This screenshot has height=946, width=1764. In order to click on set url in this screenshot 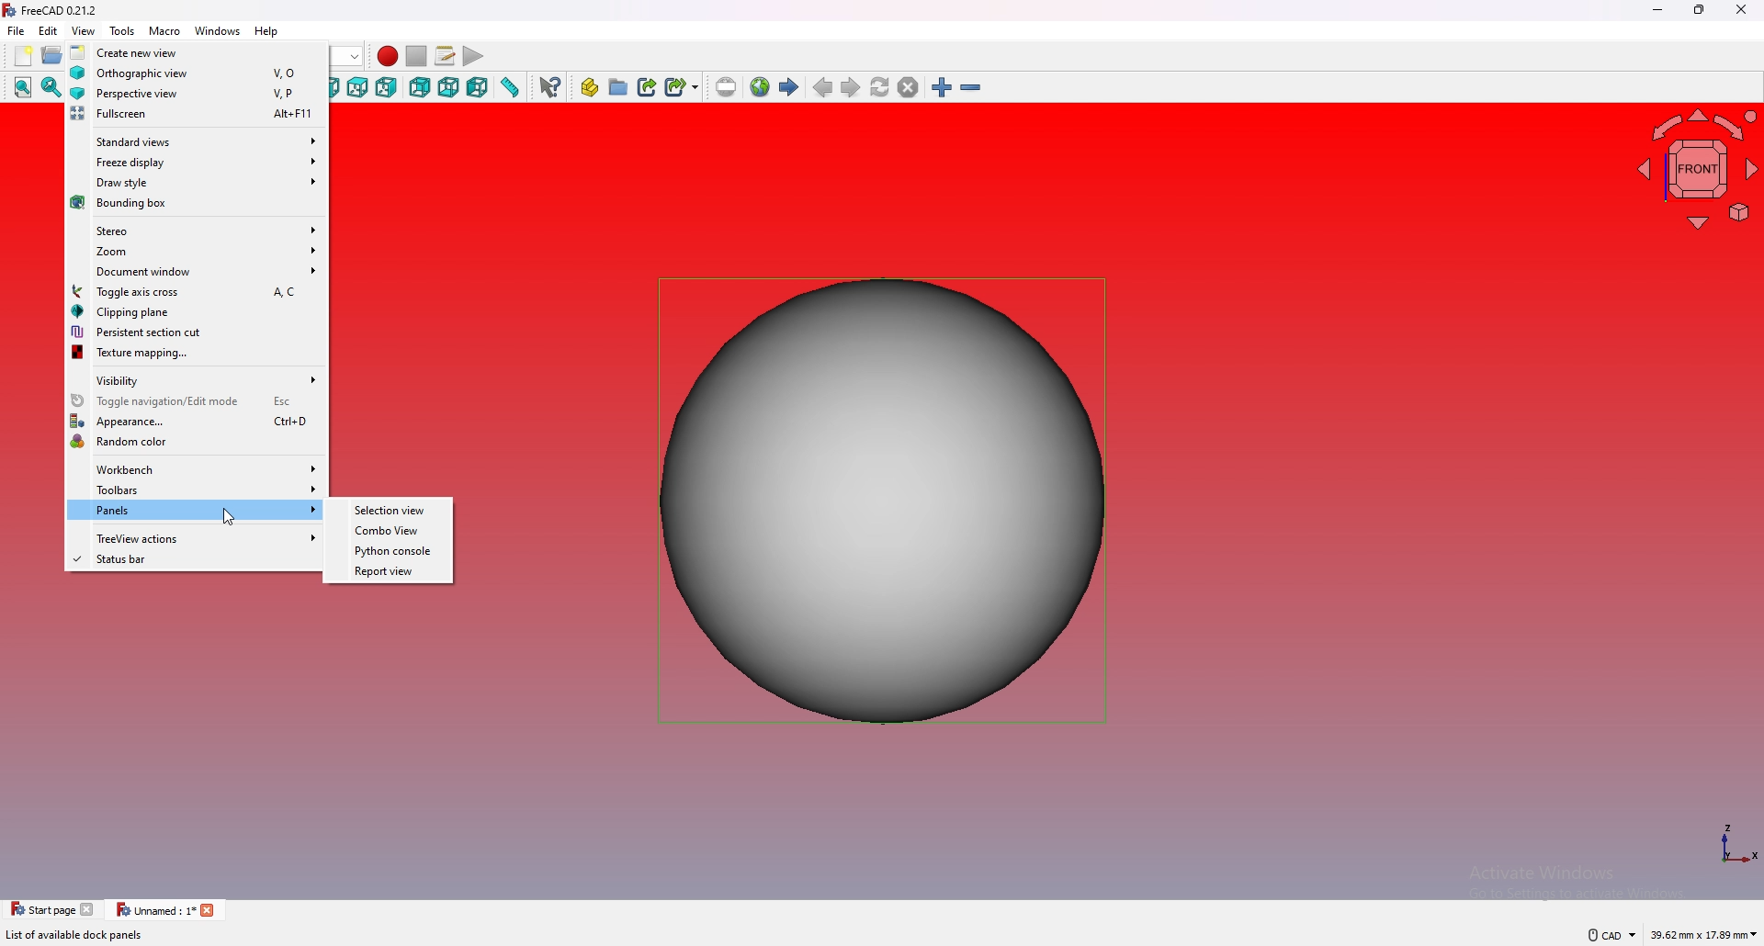, I will do `click(726, 87)`.